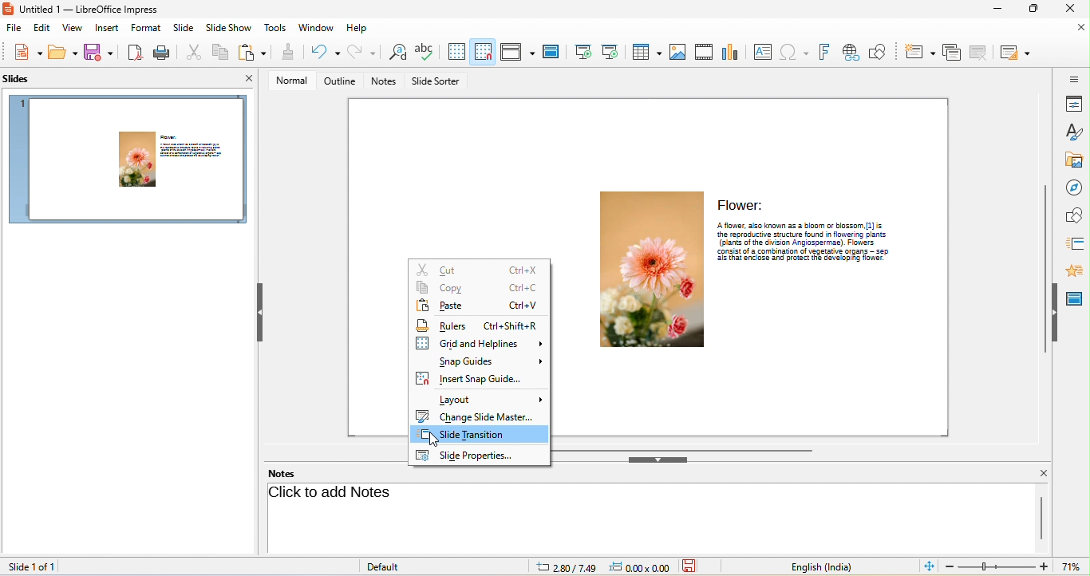  I want to click on master slide, so click(552, 52).